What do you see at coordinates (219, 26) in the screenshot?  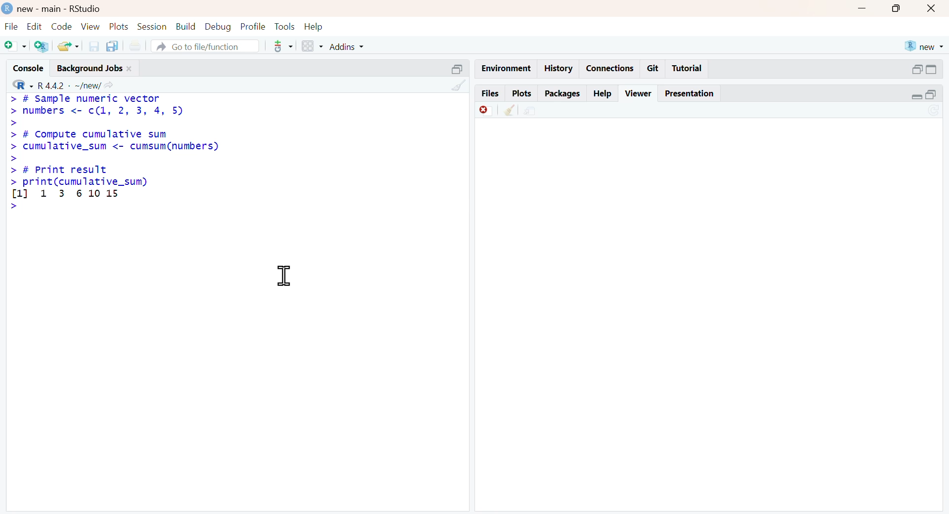 I see `debug` at bounding box center [219, 26].